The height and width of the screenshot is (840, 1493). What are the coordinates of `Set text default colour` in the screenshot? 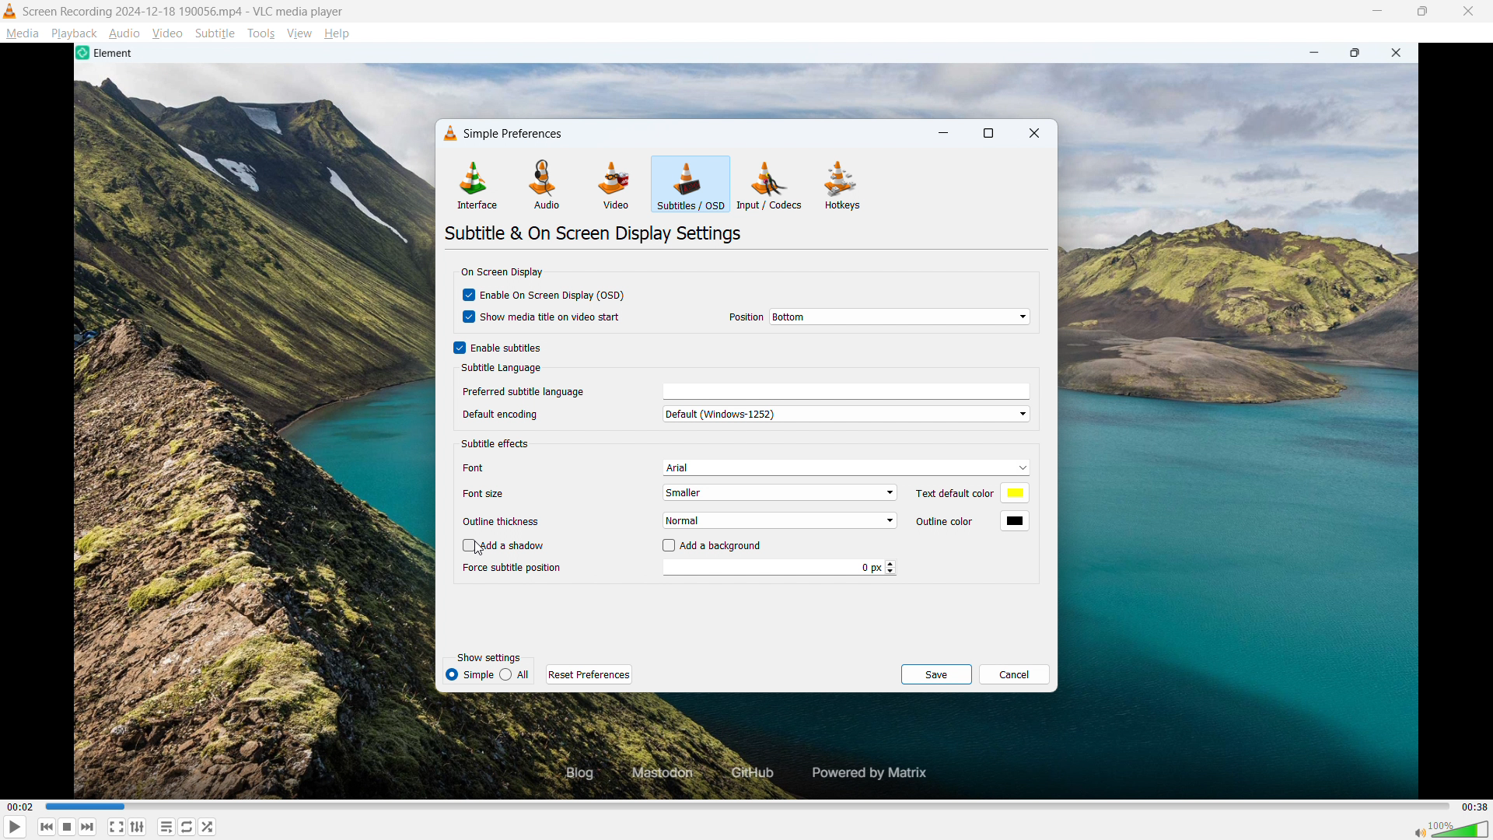 It's located at (970, 494).